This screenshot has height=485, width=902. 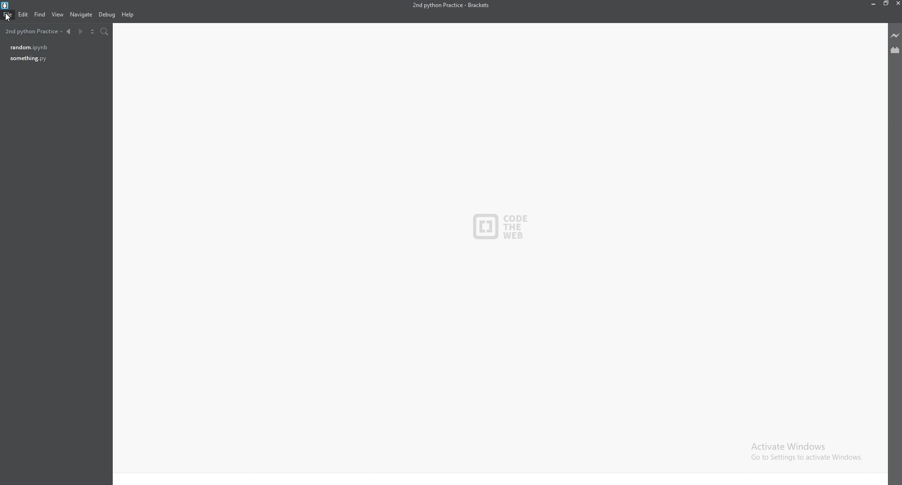 I want to click on bracket logo, so click(x=8, y=5).